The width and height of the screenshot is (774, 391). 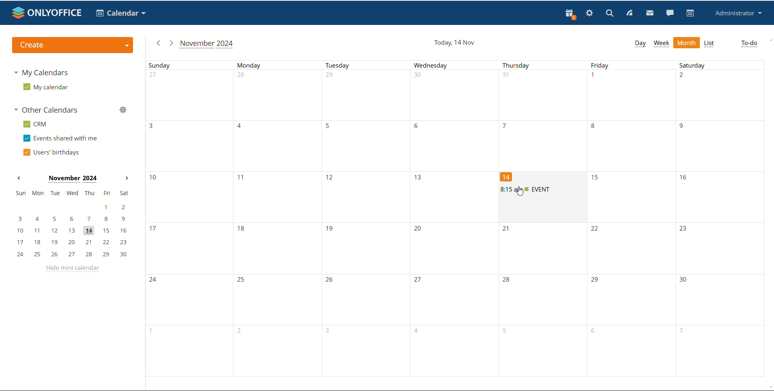 I want to click on 1, 2, so click(x=70, y=208).